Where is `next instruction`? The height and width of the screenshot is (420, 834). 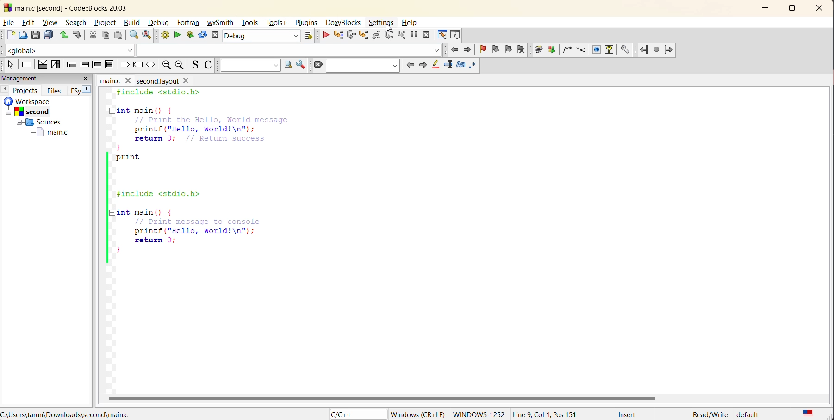 next instruction is located at coordinates (390, 36).